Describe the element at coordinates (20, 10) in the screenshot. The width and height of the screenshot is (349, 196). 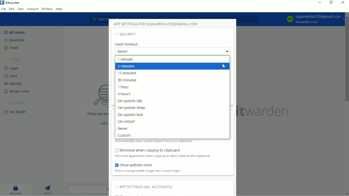
I see `View` at that location.